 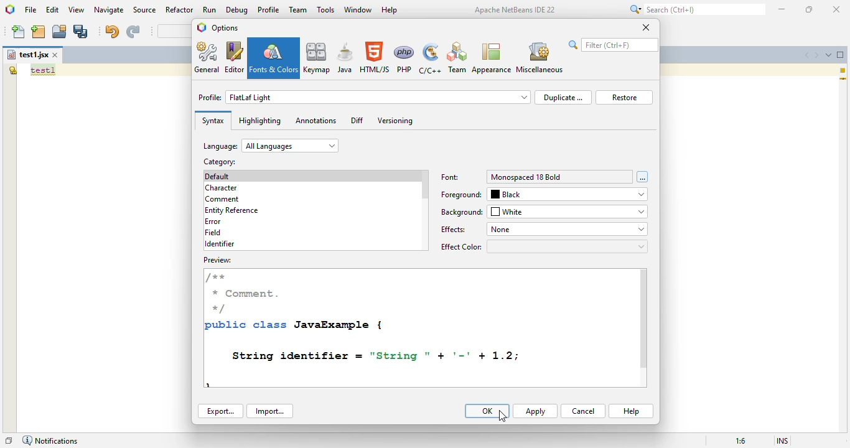 What do you see at coordinates (259, 121) in the screenshot?
I see `highlighting` at bounding box center [259, 121].